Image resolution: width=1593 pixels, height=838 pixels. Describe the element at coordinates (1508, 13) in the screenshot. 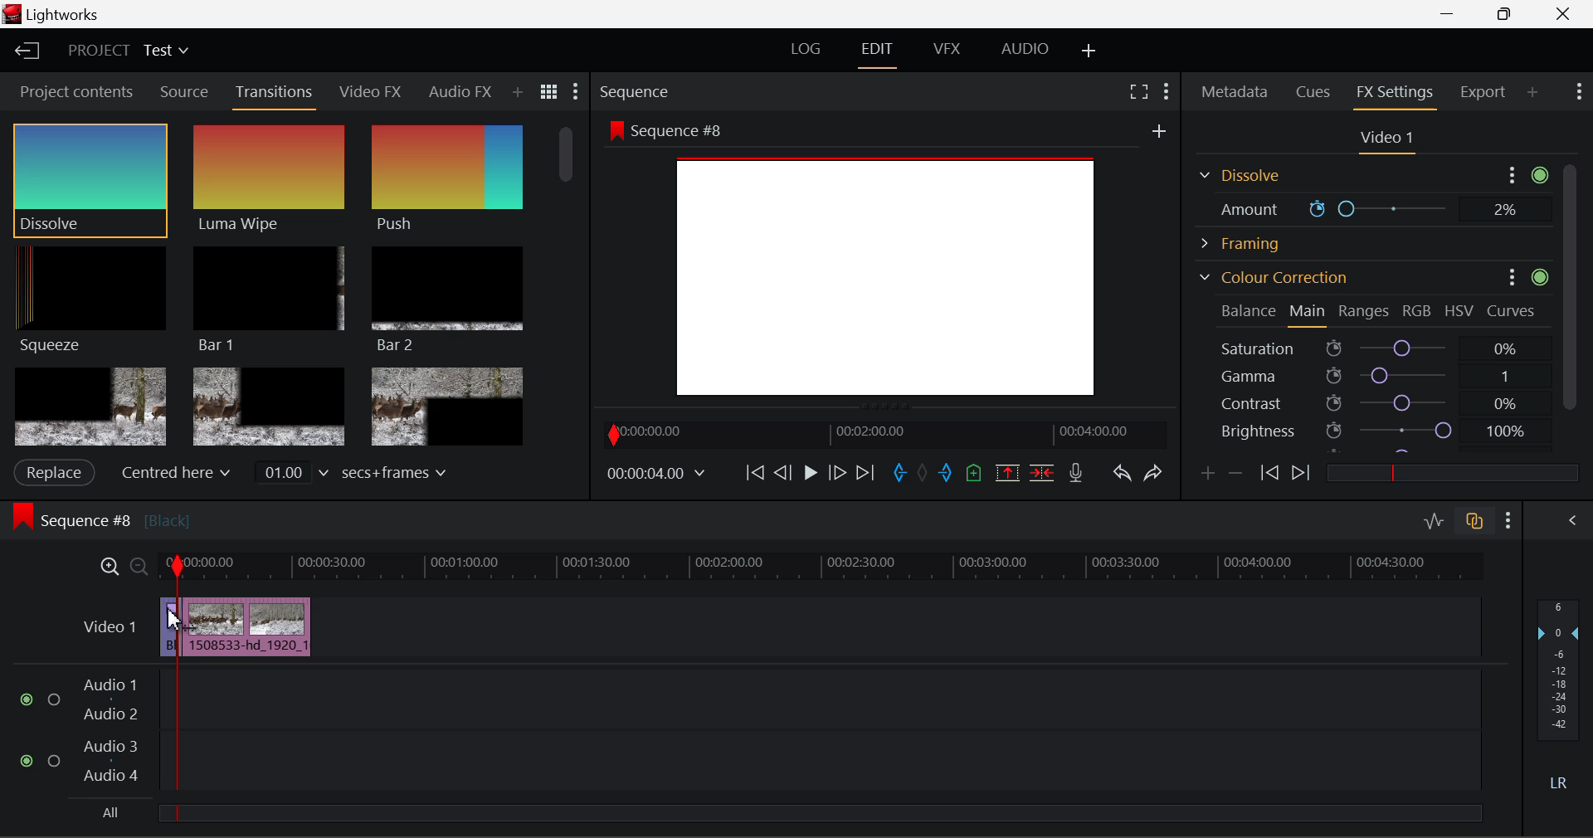

I see `Minimize` at that location.